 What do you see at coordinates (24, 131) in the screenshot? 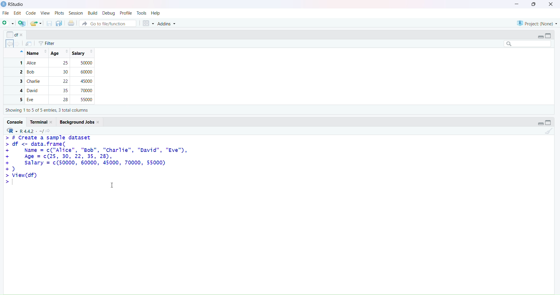
I see `R 4.4.2` at bounding box center [24, 131].